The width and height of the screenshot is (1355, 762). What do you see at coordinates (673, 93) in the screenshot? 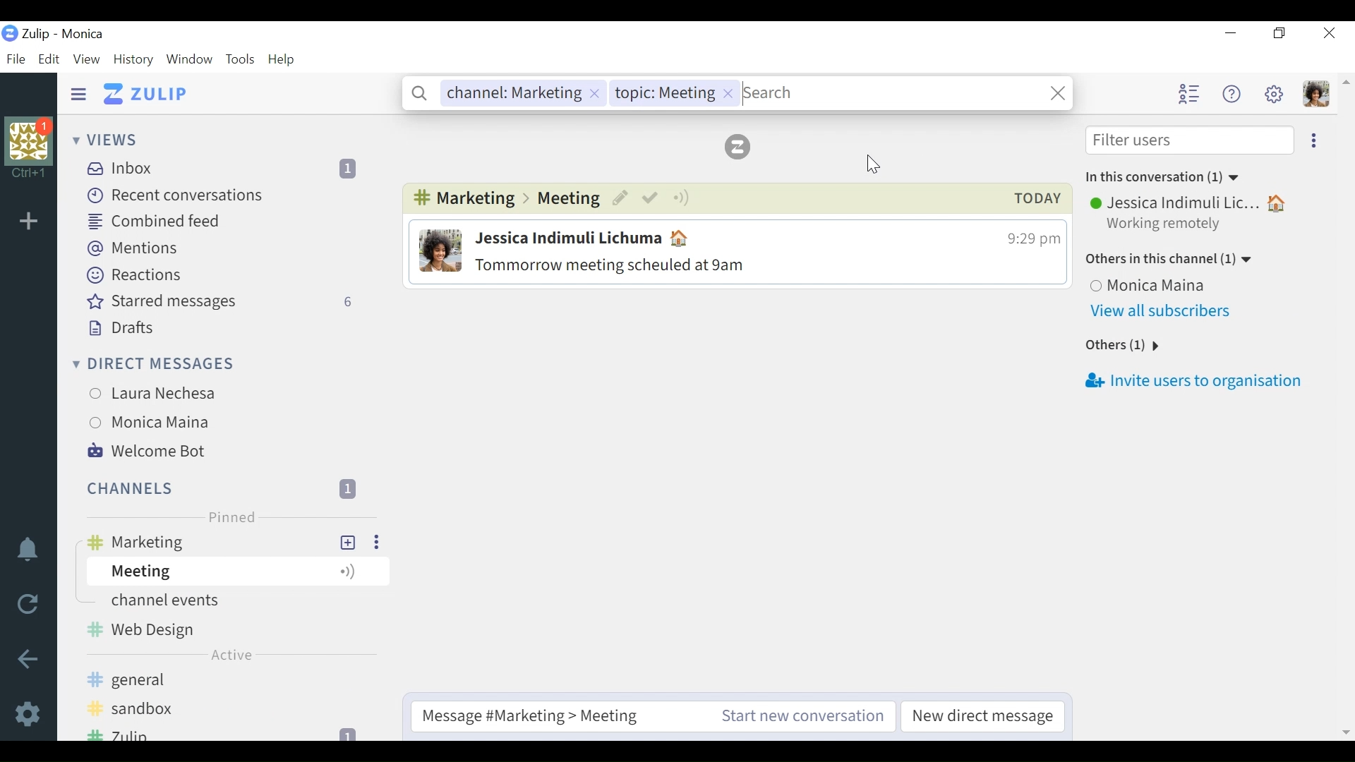
I see `topic: Meeting` at bounding box center [673, 93].